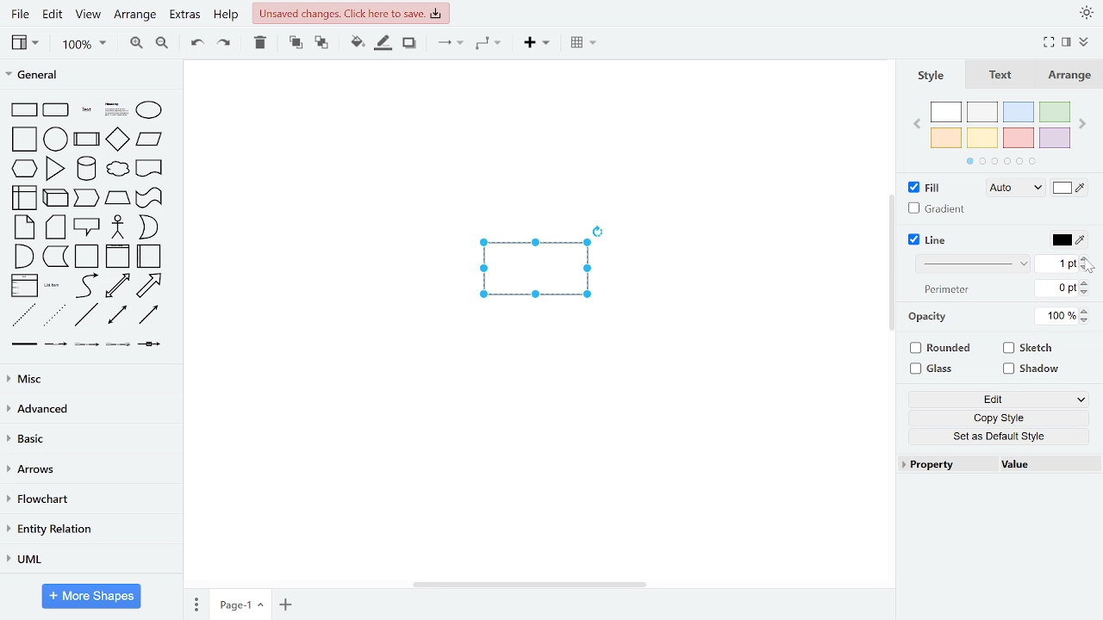 This screenshot has width=1103, height=620. Describe the element at coordinates (1070, 189) in the screenshot. I see `fill color` at that location.